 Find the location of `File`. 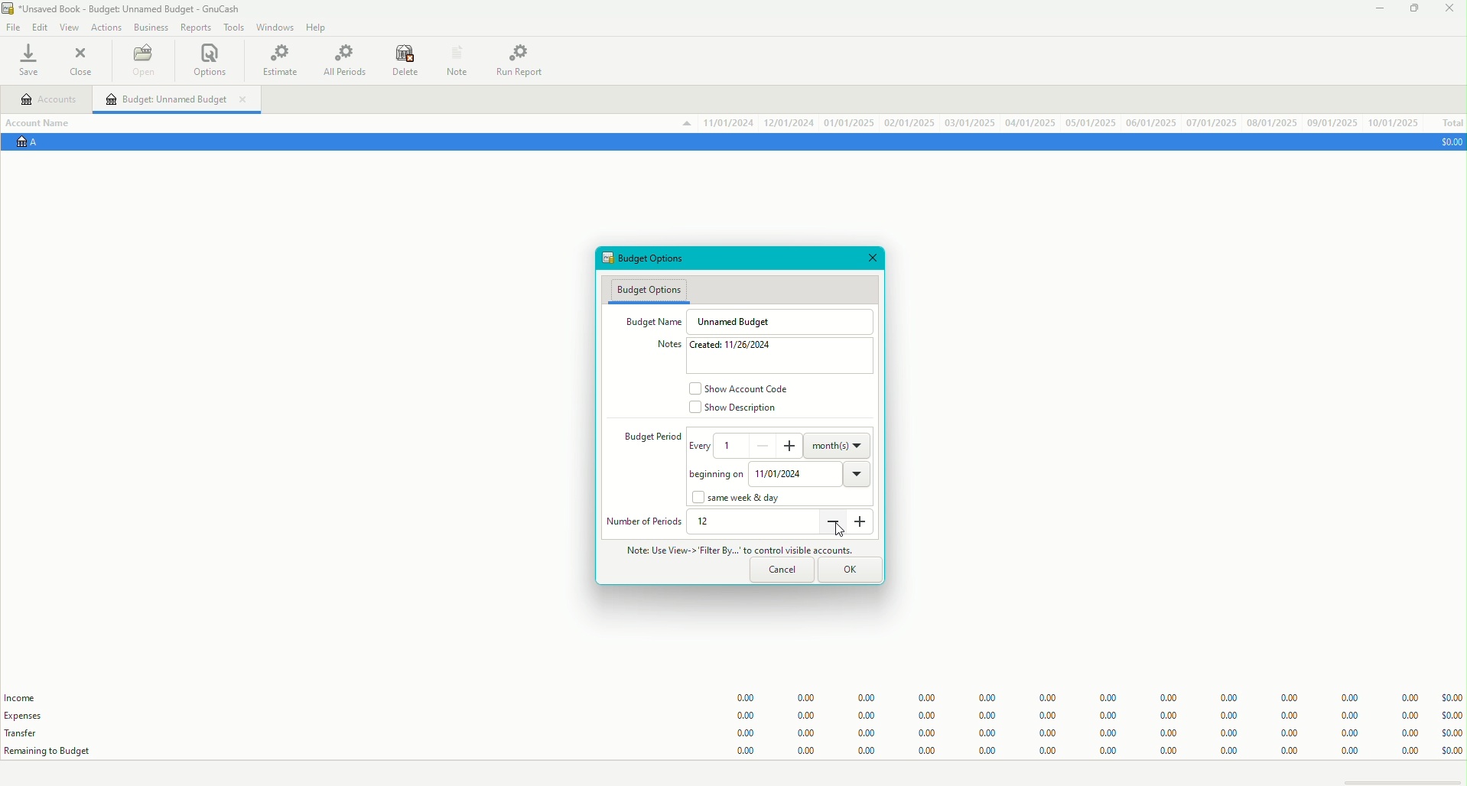

File is located at coordinates (15, 28).